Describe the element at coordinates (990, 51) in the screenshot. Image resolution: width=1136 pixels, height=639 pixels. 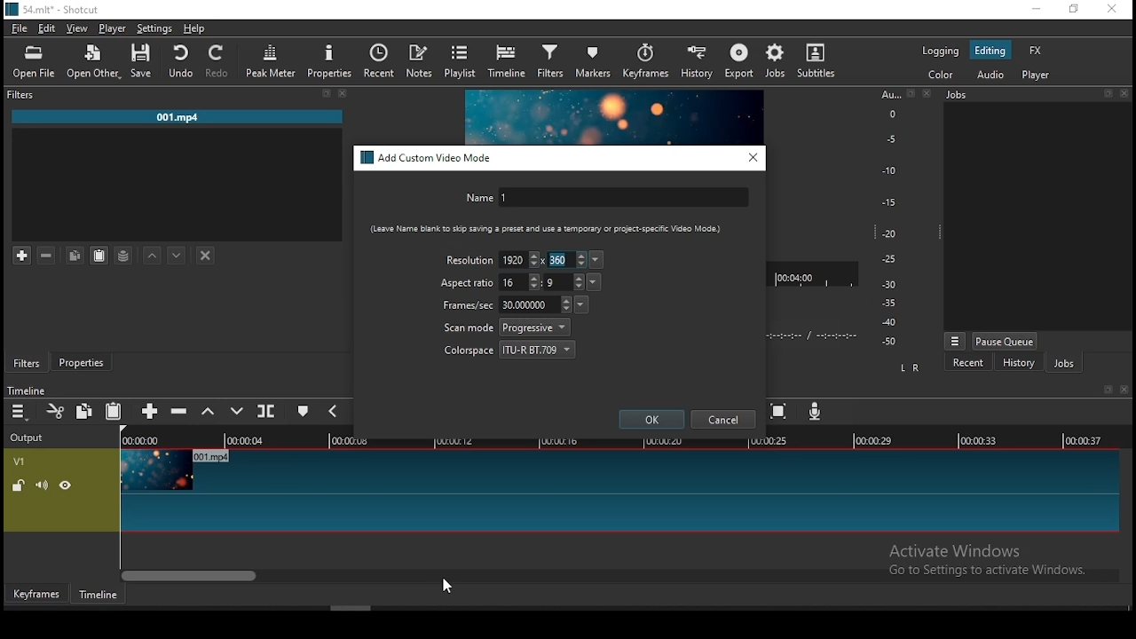
I see `editing` at that location.